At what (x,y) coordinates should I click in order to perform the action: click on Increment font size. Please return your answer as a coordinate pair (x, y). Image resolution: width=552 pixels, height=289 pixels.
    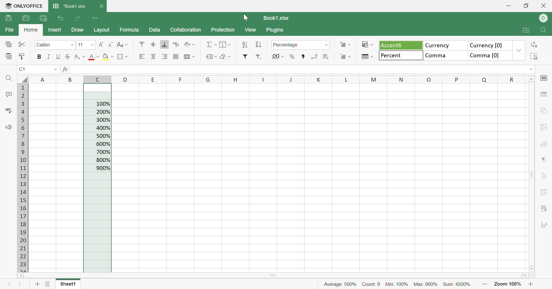
    Looking at the image, I should click on (110, 44).